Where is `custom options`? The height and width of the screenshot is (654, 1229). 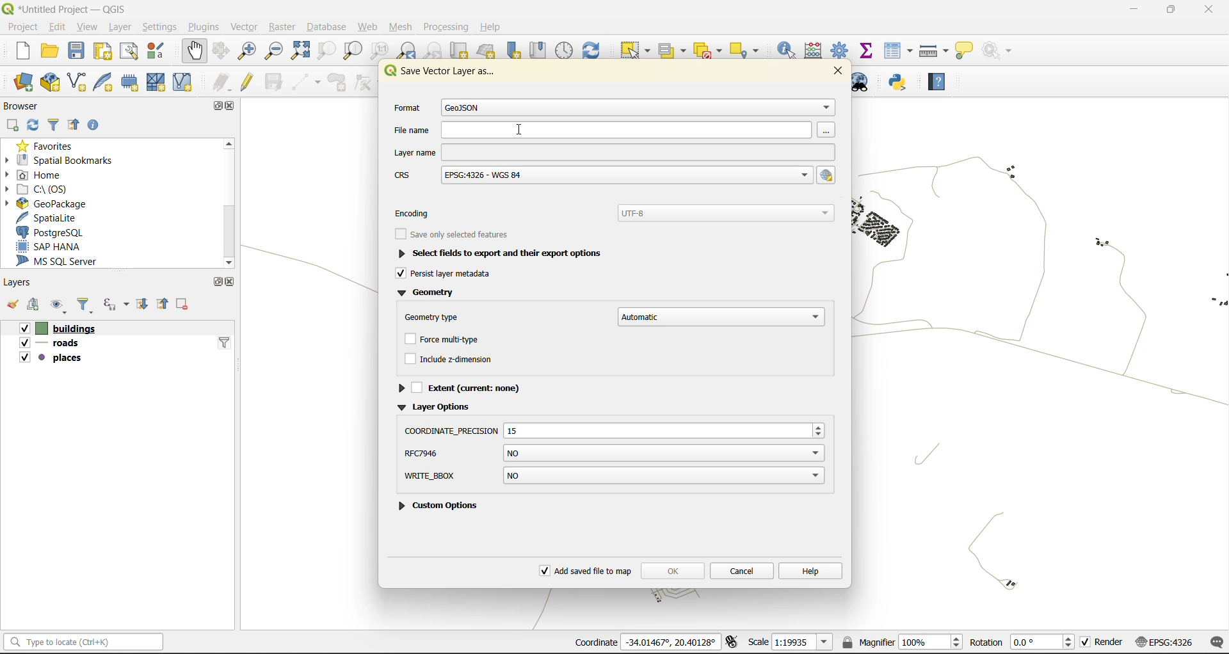
custom options is located at coordinates (443, 479).